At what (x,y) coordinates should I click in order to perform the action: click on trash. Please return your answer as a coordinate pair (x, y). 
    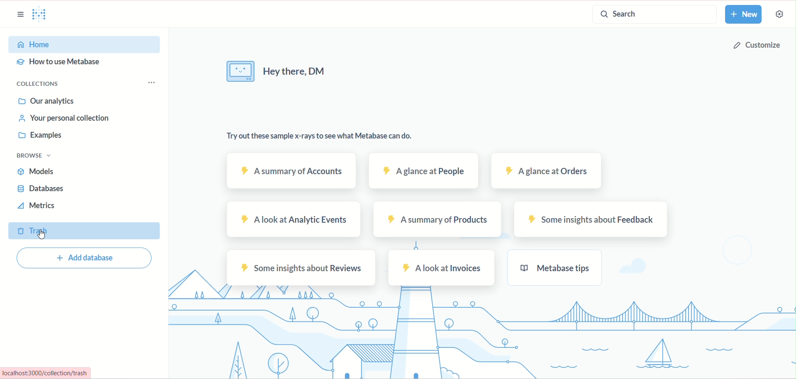
    Looking at the image, I should click on (83, 230).